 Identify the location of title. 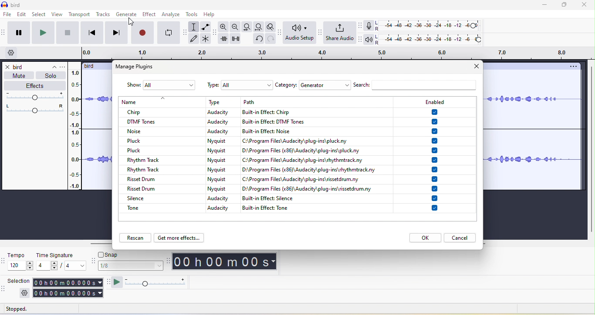
(13, 4).